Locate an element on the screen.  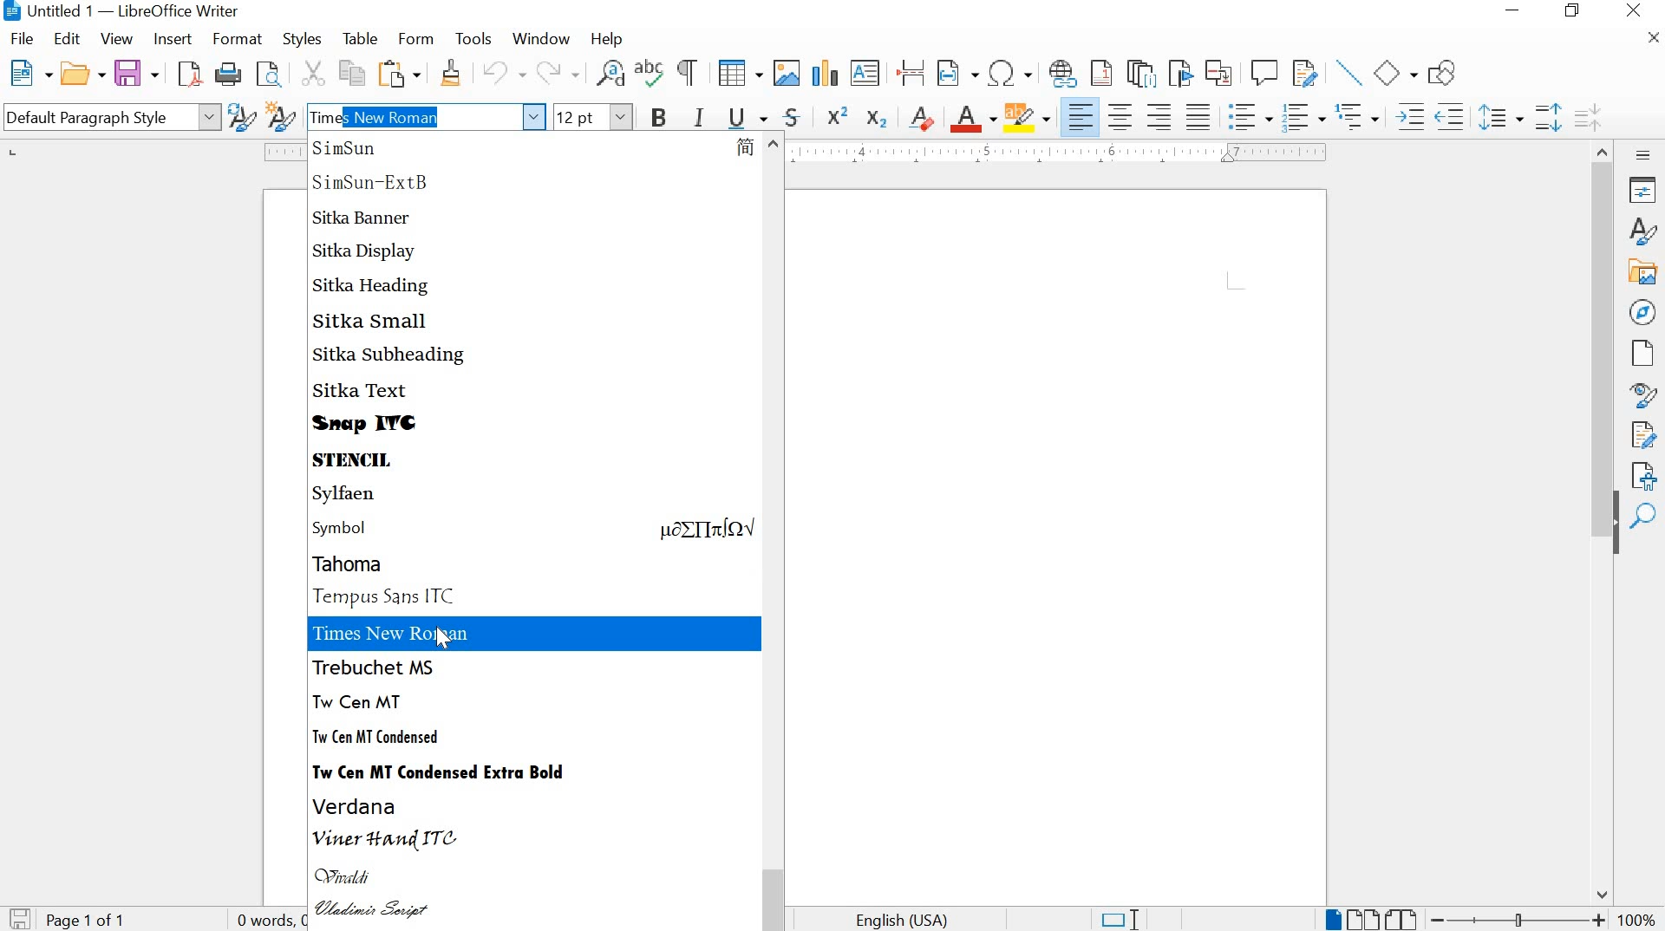
PRINT is located at coordinates (228, 75).